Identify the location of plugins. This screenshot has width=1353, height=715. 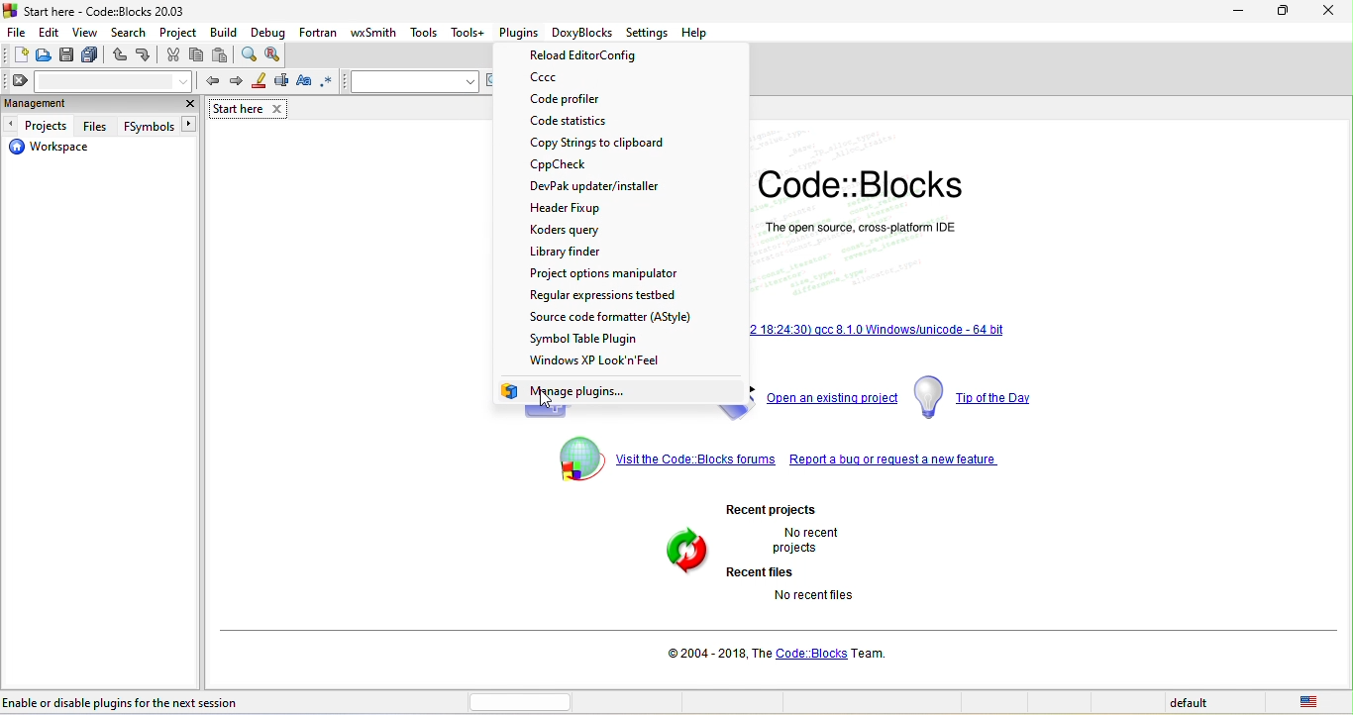
(521, 34).